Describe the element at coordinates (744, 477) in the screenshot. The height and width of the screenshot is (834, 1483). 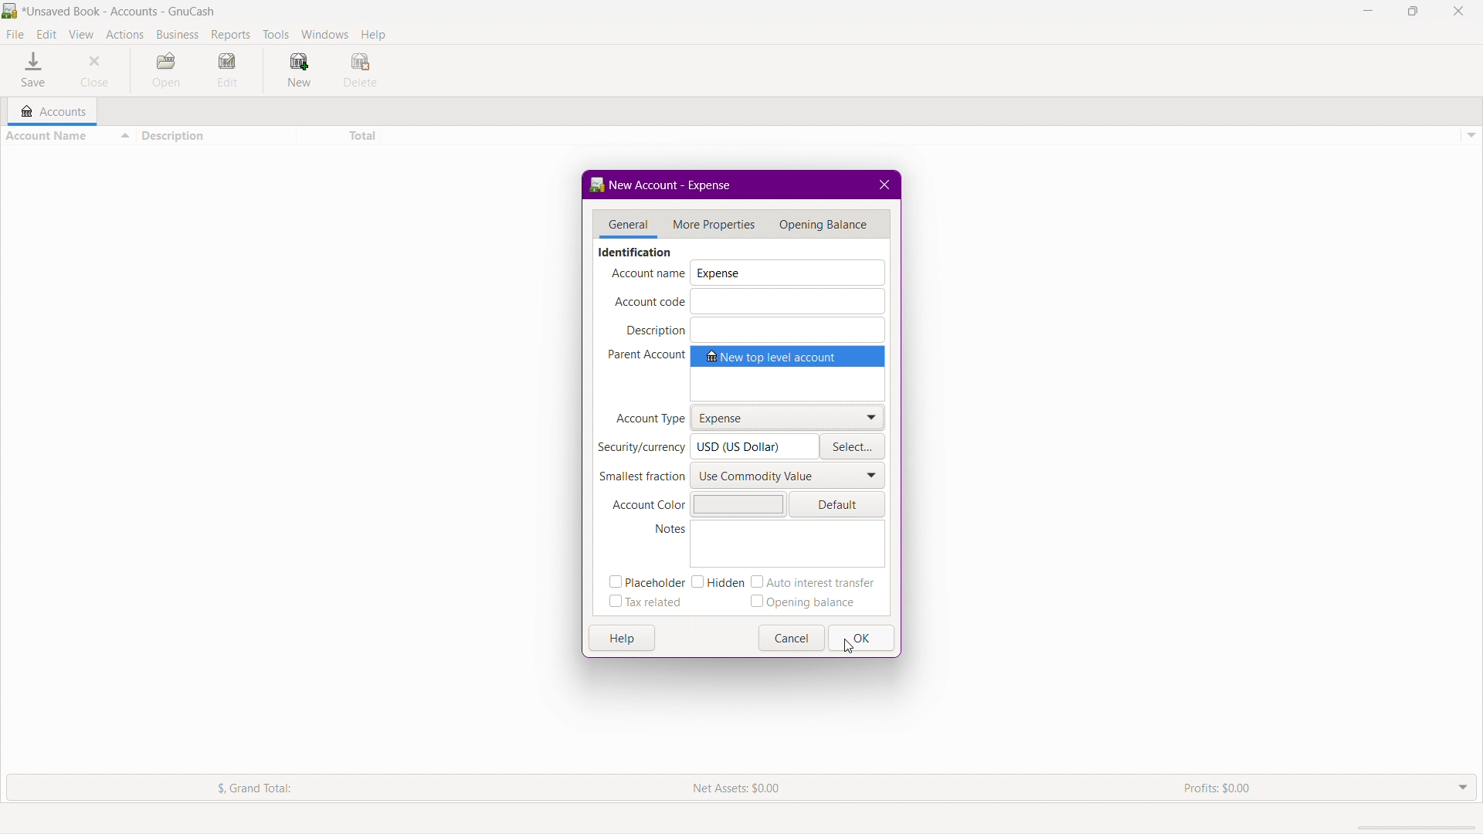
I see `Smallest fraction` at that location.